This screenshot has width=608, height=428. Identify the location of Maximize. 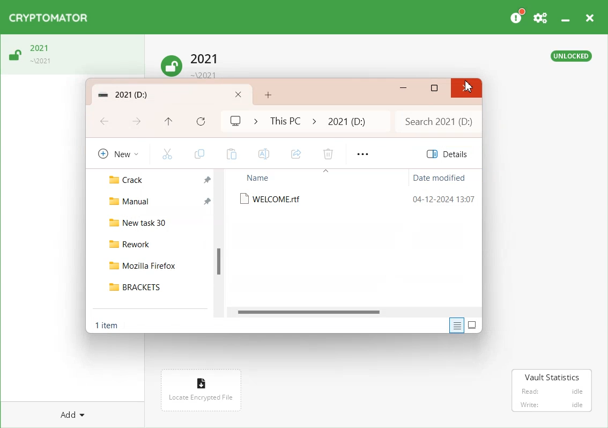
(433, 88).